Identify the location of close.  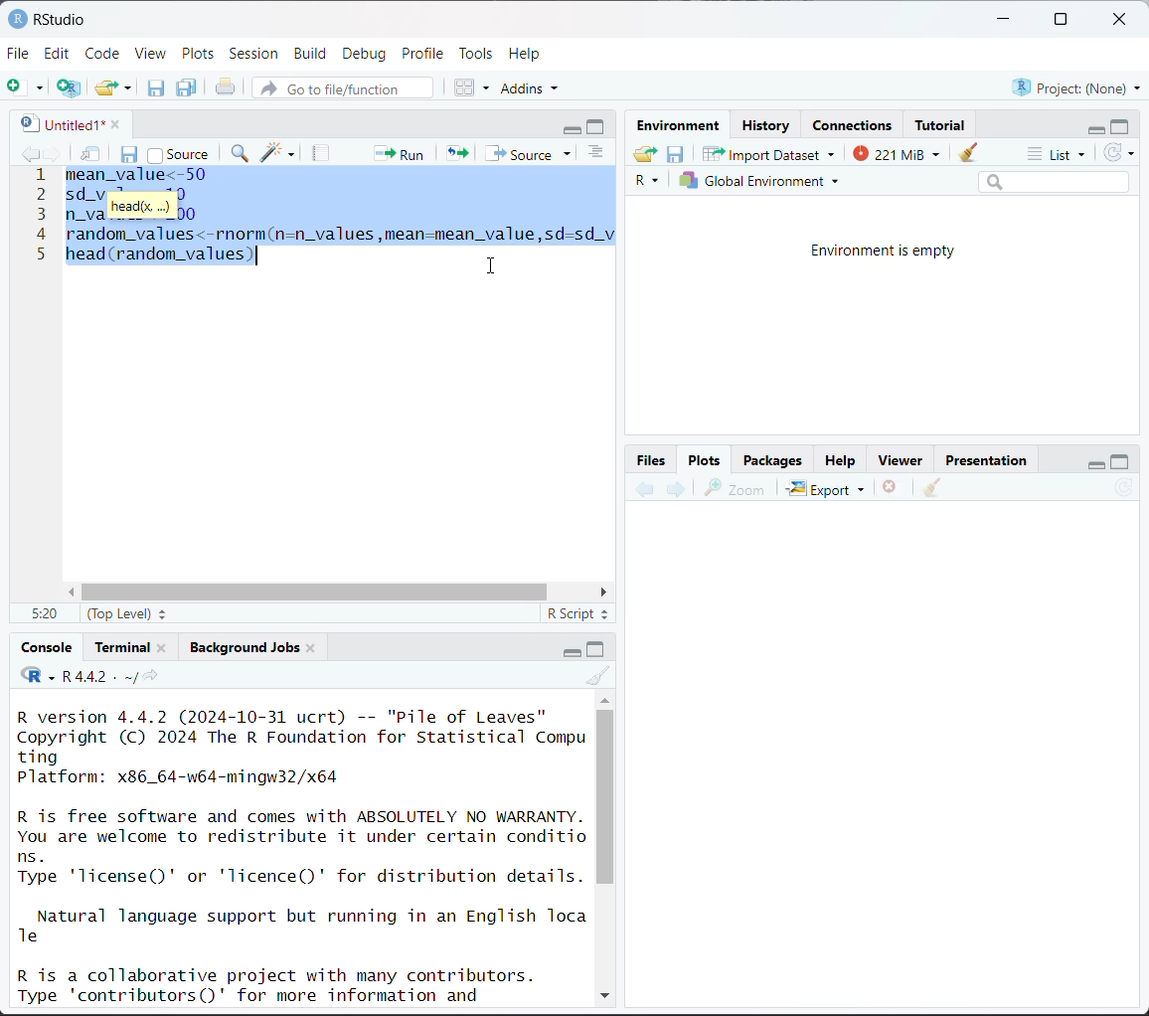
(1123, 20).